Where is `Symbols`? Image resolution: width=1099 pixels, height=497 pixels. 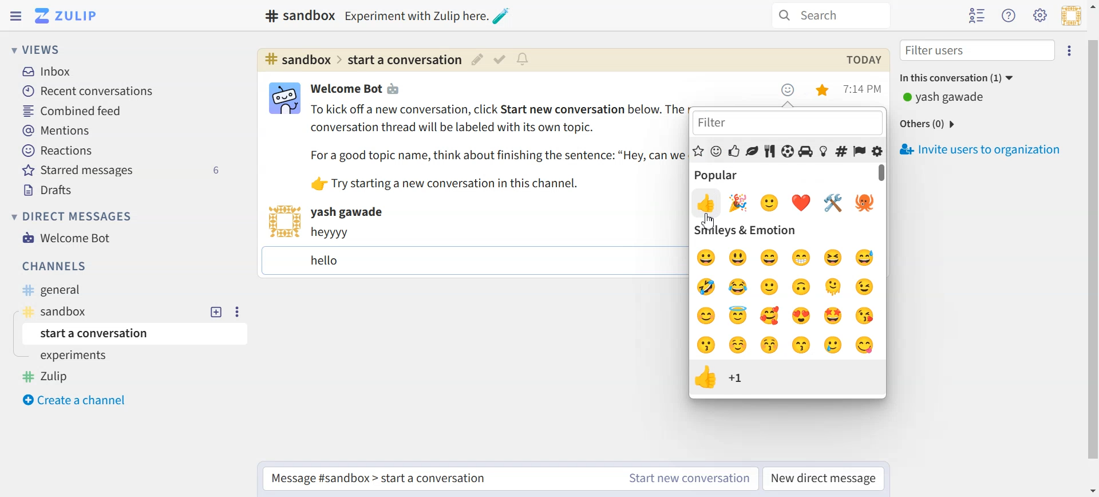
Symbols is located at coordinates (841, 152).